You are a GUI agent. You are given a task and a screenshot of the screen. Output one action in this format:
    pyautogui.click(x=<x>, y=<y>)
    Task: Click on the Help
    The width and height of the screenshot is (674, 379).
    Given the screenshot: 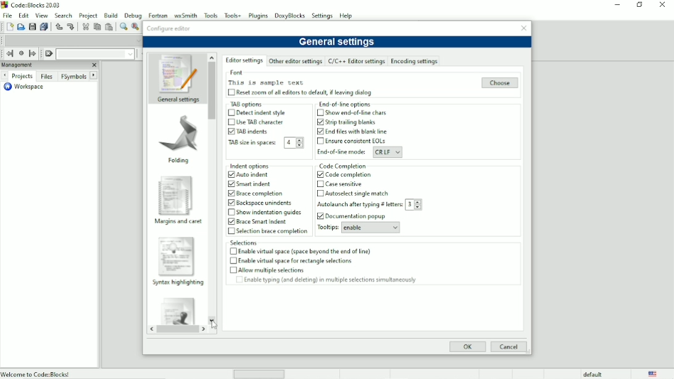 What is the action you would take?
    pyautogui.click(x=347, y=15)
    